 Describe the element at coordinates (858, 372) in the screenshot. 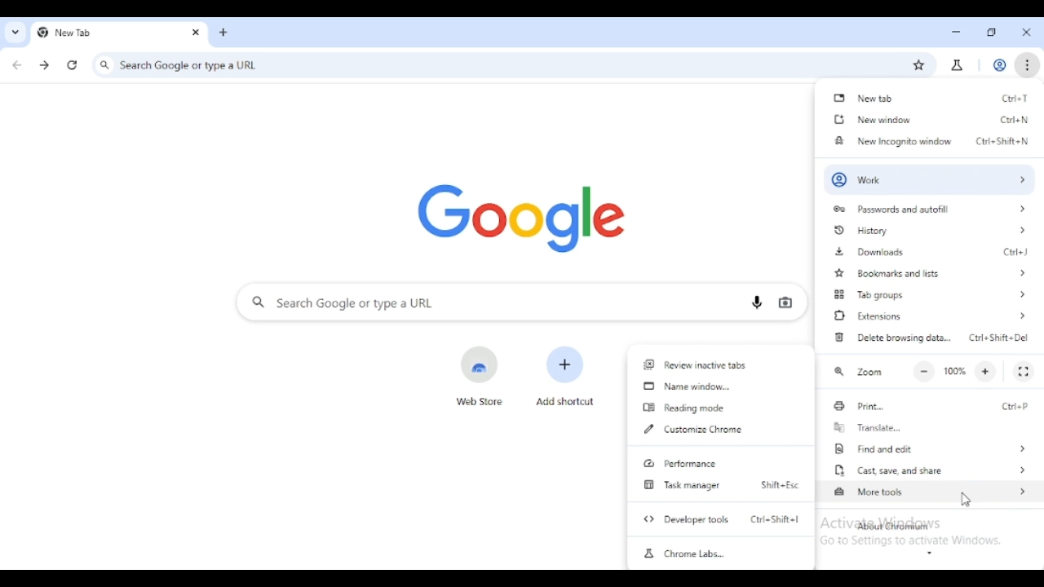

I see `zoom` at that location.